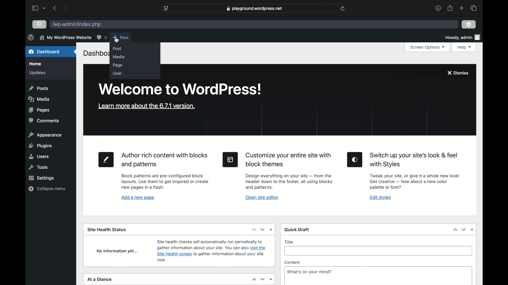  Describe the element at coordinates (44, 121) in the screenshot. I see `comments` at that location.